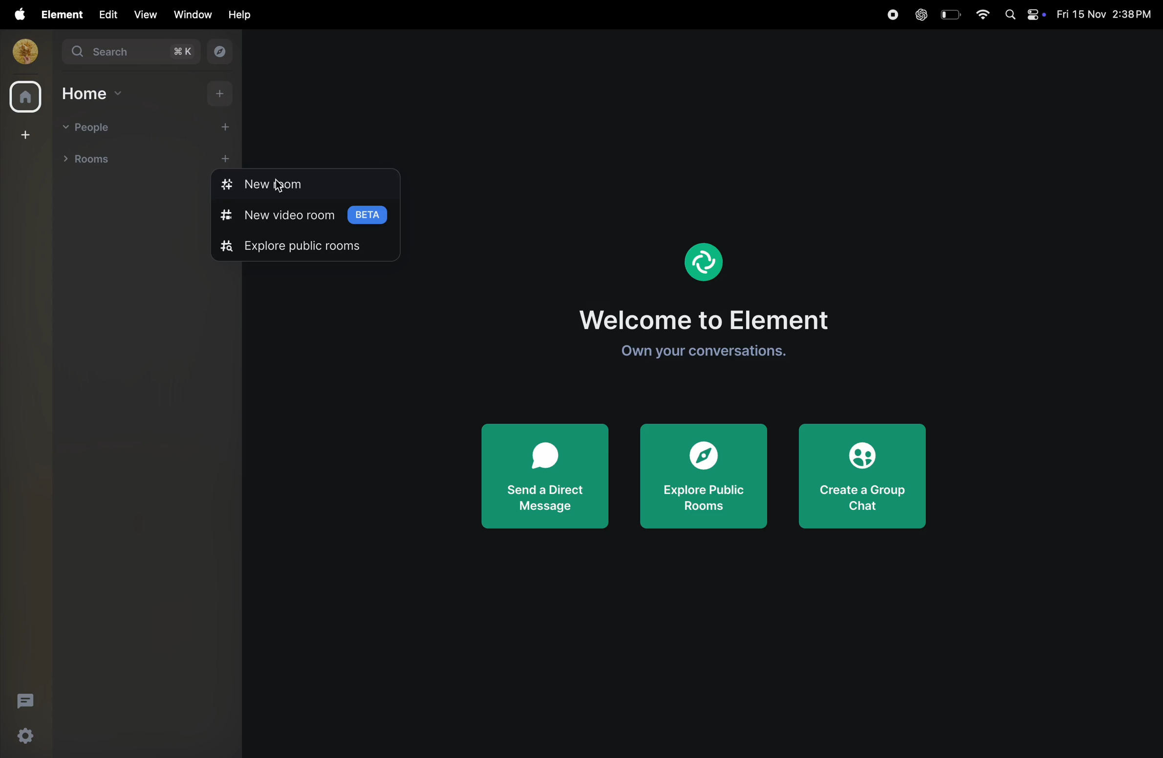  What do you see at coordinates (707, 353) in the screenshot?
I see `Own your conversations.` at bounding box center [707, 353].